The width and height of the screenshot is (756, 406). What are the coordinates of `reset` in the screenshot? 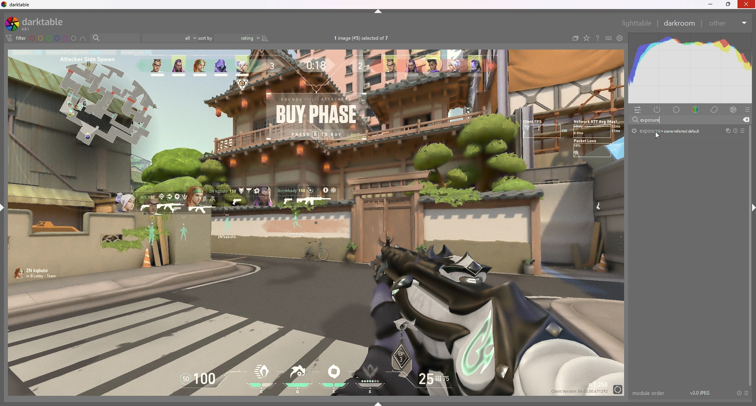 It's located at (735, 131).